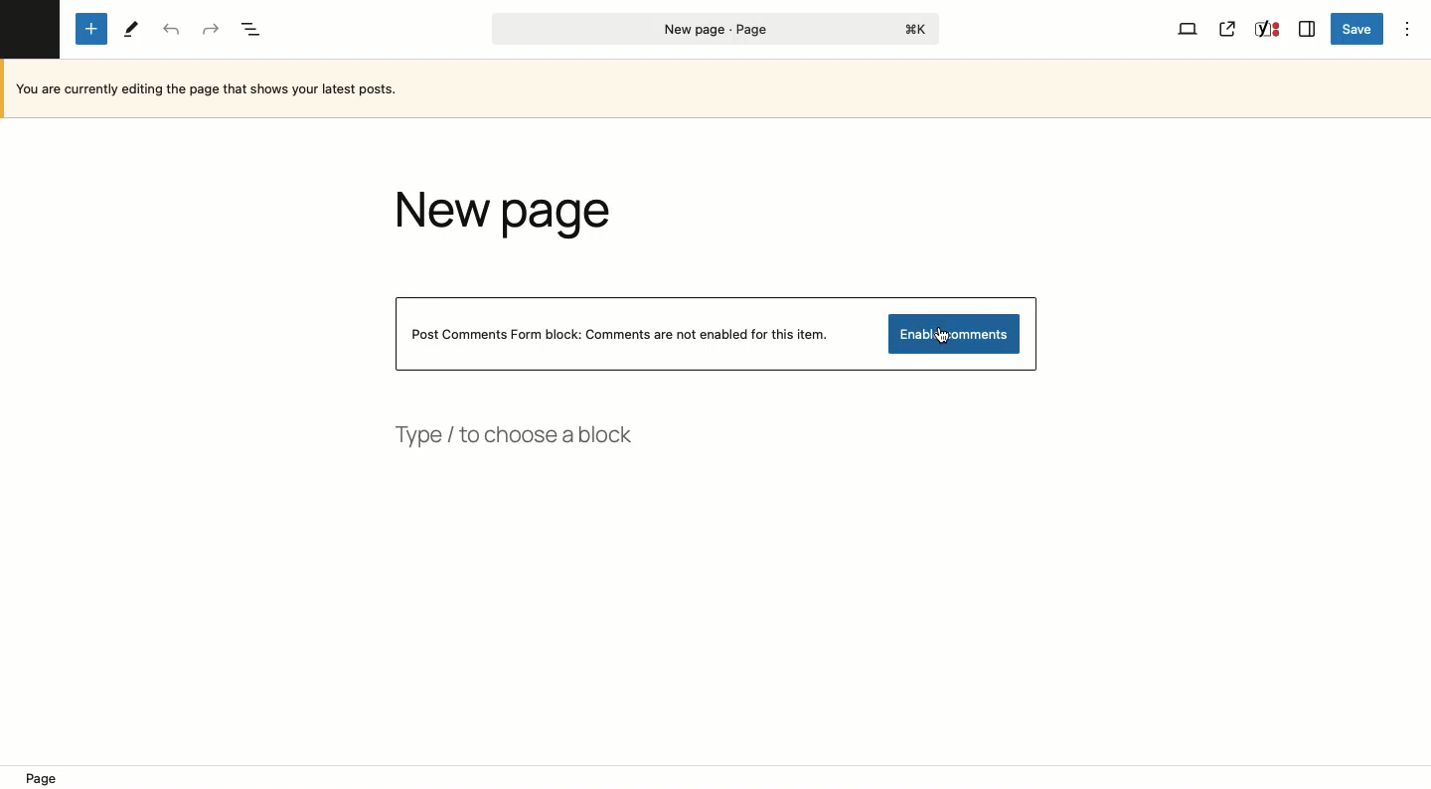  I want to click on Sidebar, so click(1310, 28).